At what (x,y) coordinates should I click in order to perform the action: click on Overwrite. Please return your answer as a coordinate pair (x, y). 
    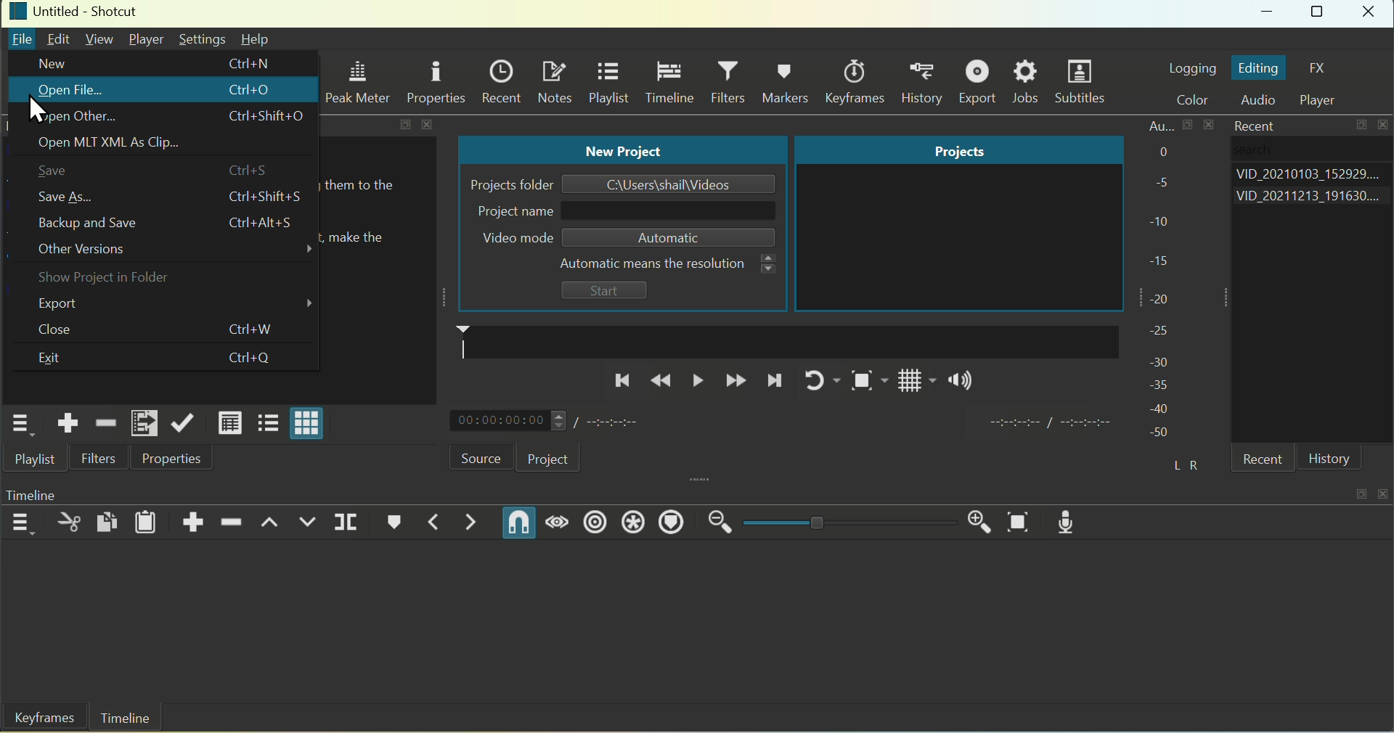
    Looking at the image, I should click on (309, 524).